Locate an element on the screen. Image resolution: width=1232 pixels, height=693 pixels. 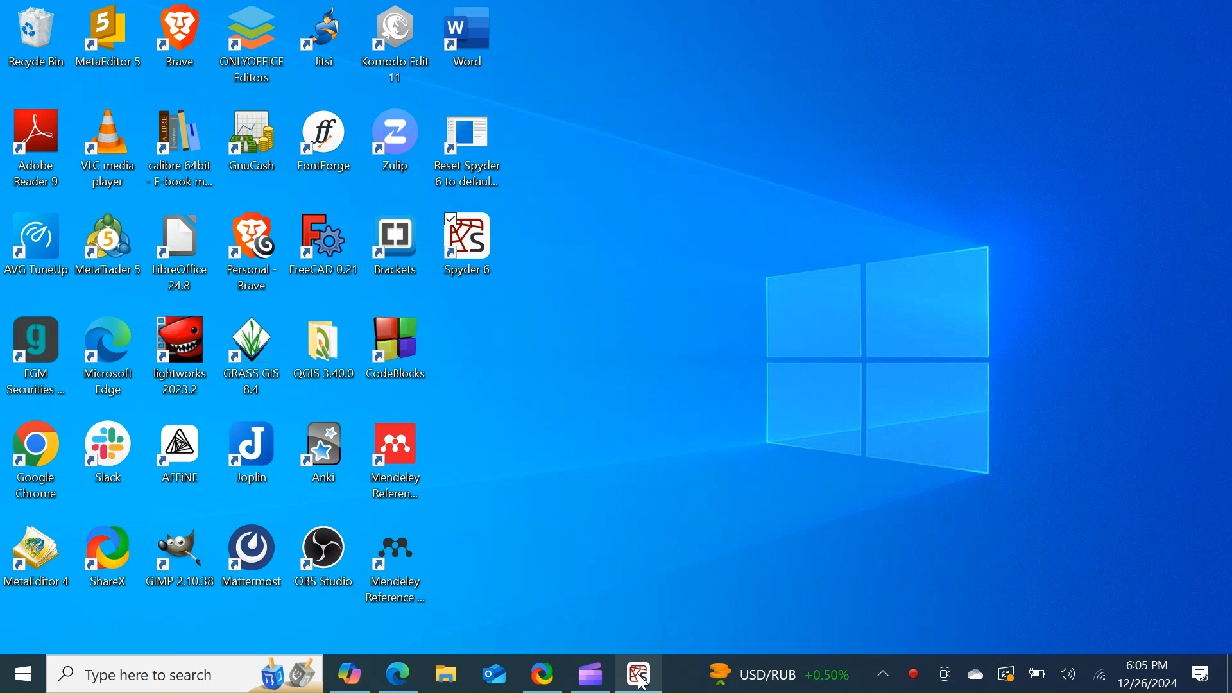
CodeBlocks Desktop Icon is located at coordinates (398, 360).